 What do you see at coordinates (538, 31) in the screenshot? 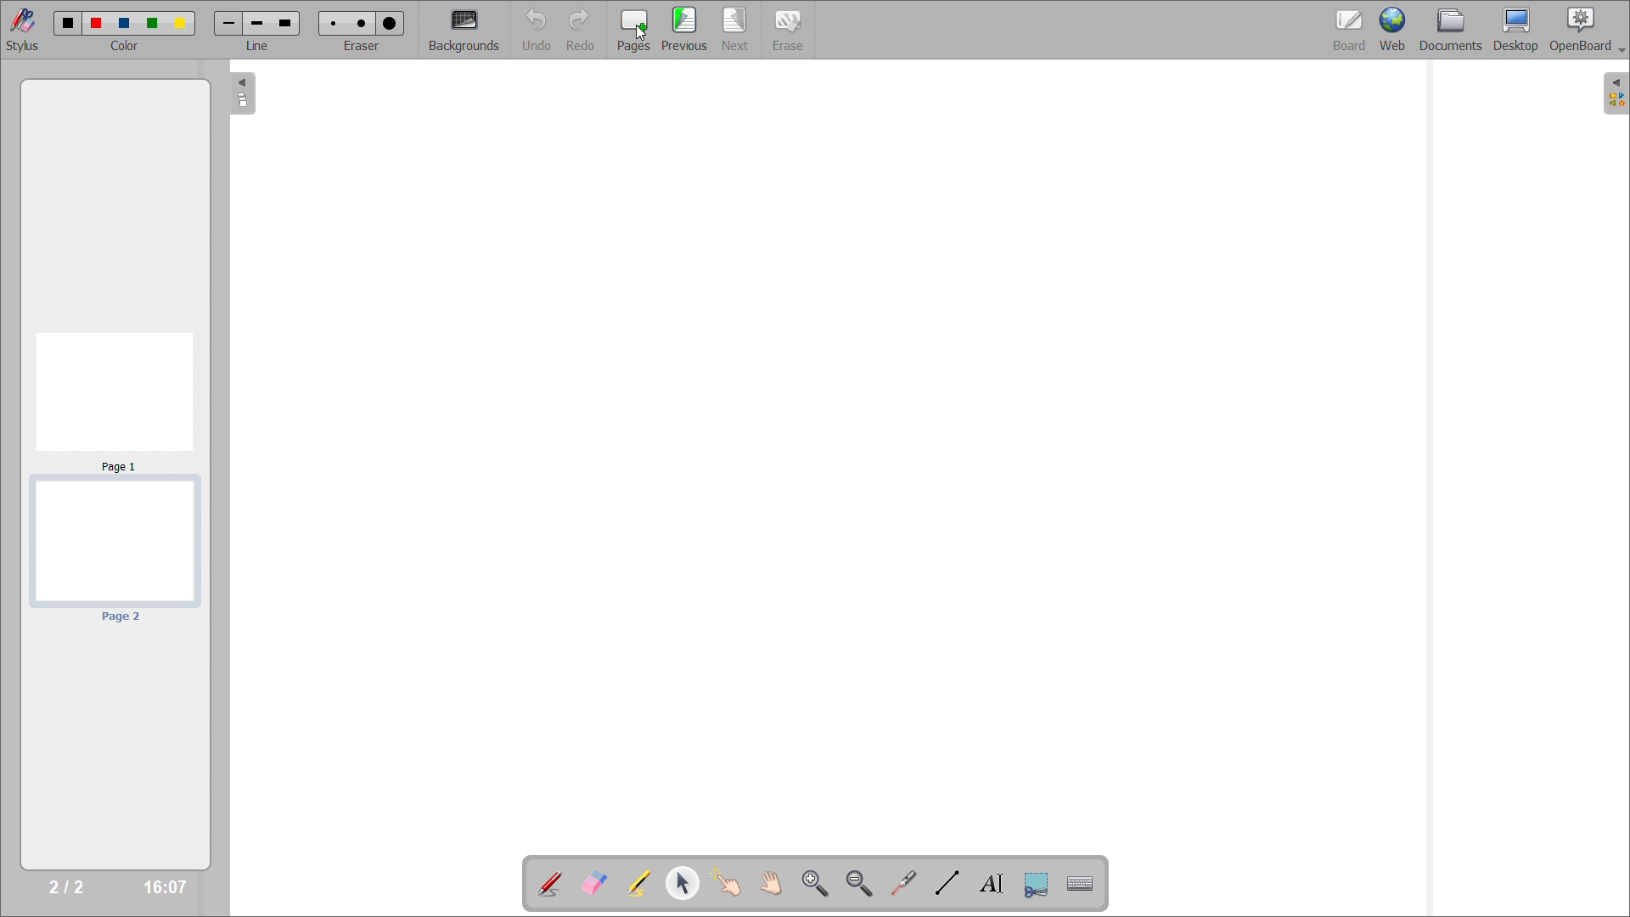
I see `undo` at bounding box center [538, 31].